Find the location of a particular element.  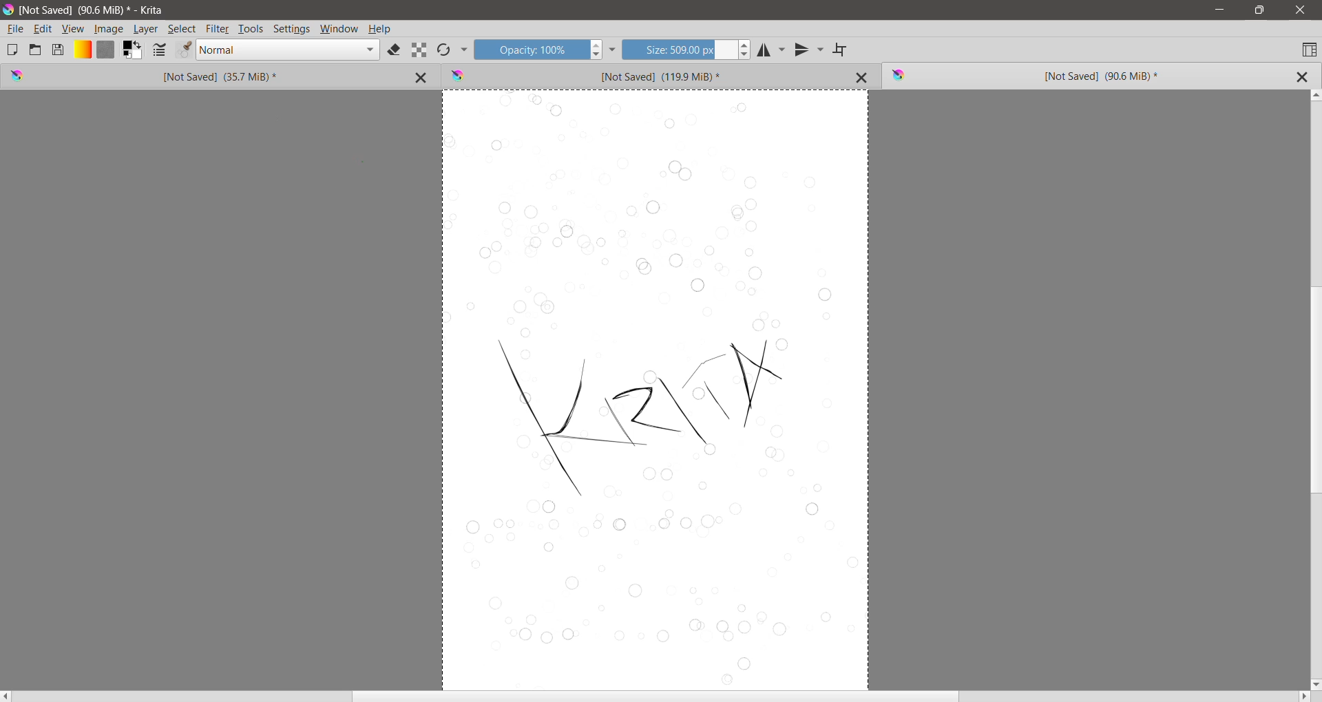

Open an Existing Document is located at coordinates (35, 49).